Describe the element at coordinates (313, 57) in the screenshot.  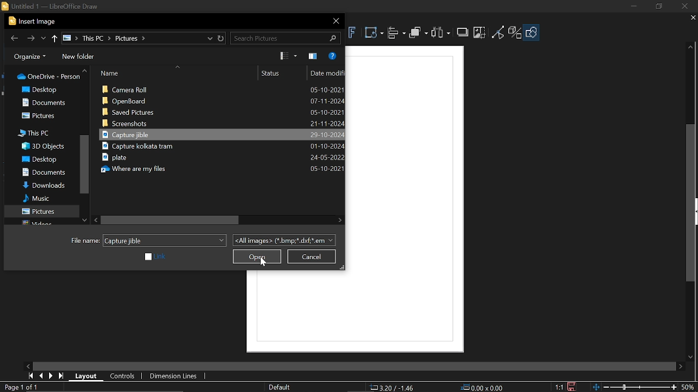
I see `Show the preview pane` at that location.